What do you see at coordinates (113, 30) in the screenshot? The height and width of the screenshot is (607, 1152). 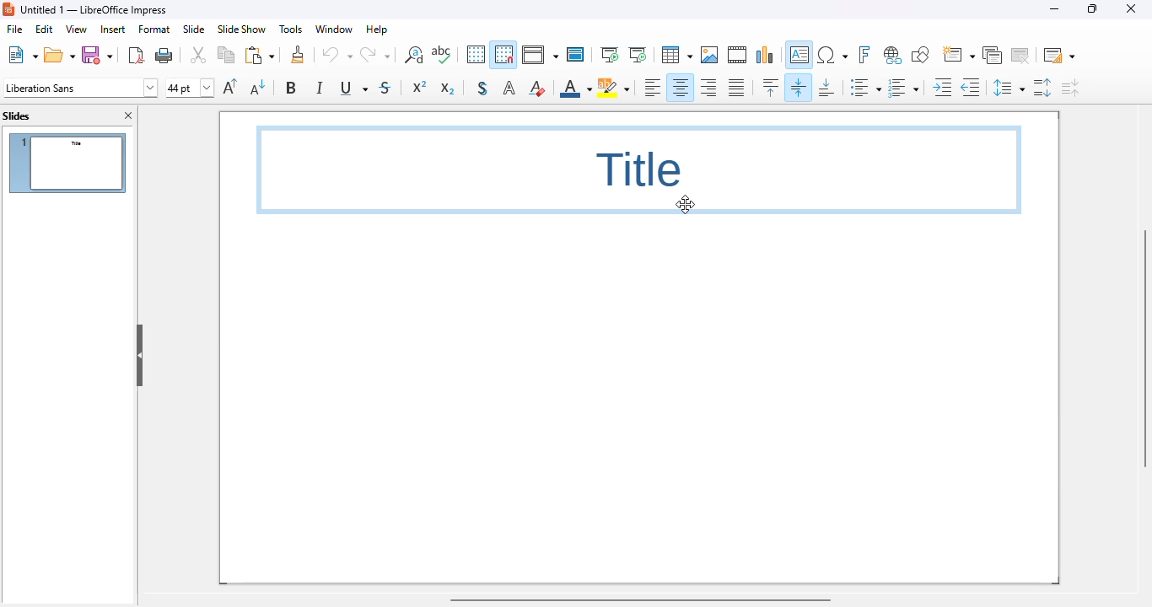 I see `insert` at bounding box center [113, 30].